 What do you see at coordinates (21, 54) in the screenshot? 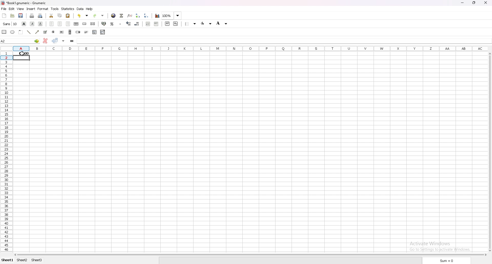
I see `cursor` at bounding box center [21, 54].